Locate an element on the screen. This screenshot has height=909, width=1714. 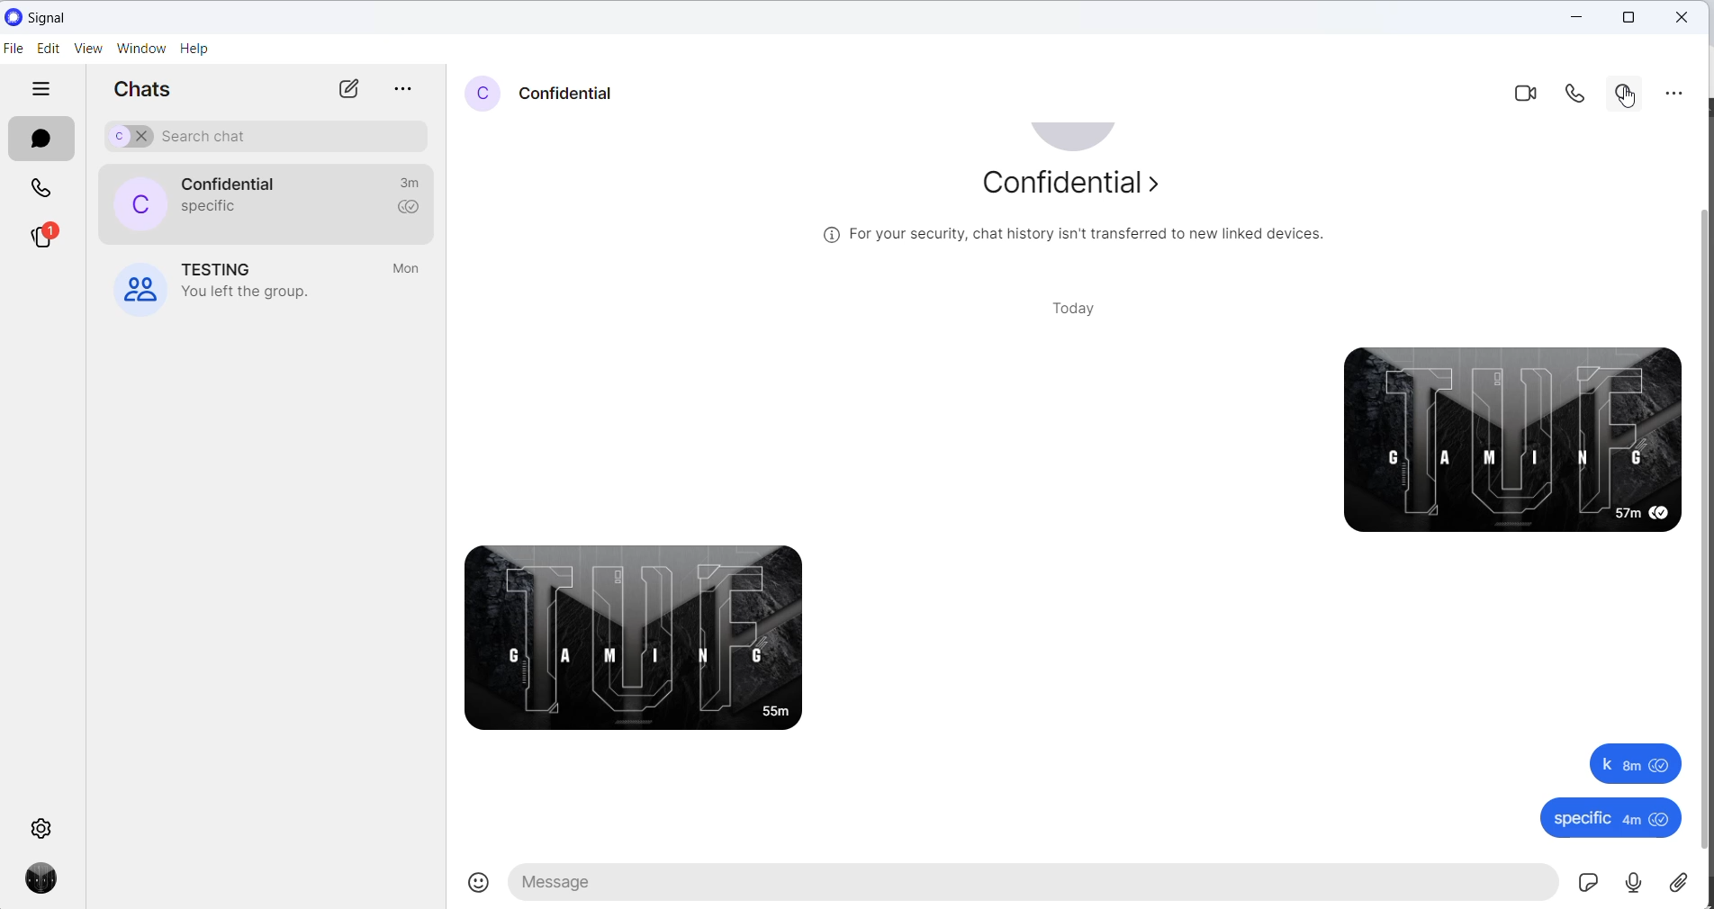
more options is located at coordinates (1675, 92).